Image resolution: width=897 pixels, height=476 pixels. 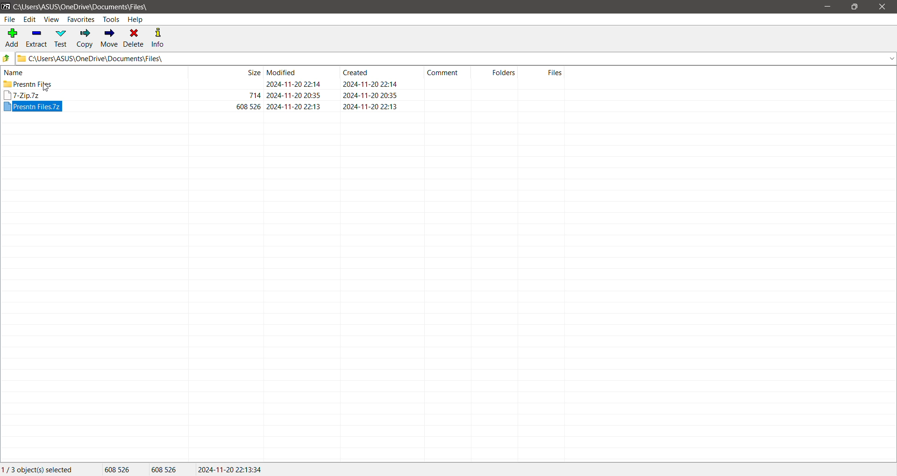 I want to click on modified date & time, so click(x=293, y=84).